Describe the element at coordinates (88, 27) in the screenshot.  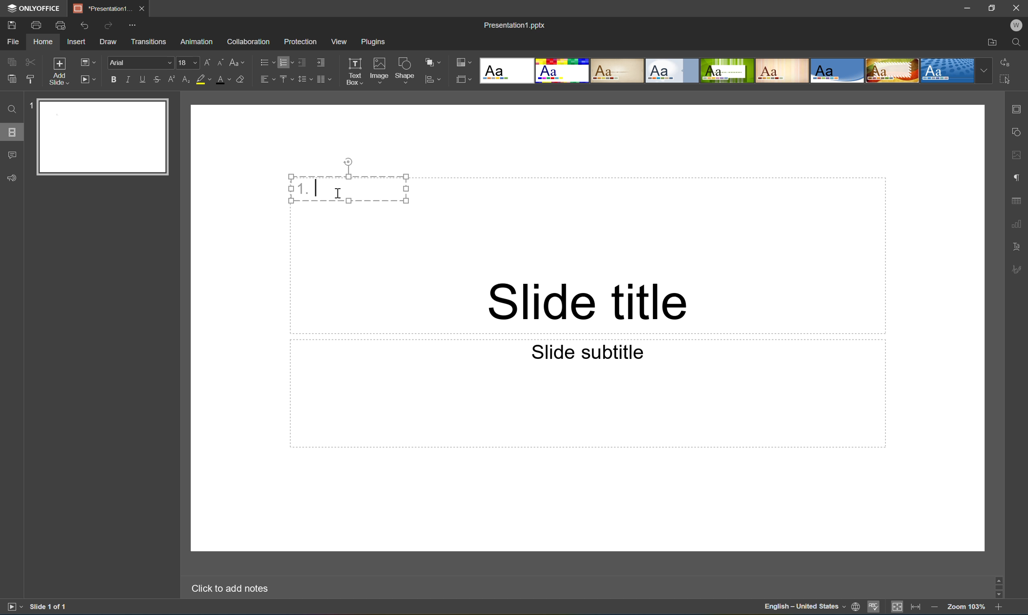
I see `Undo` at that location.